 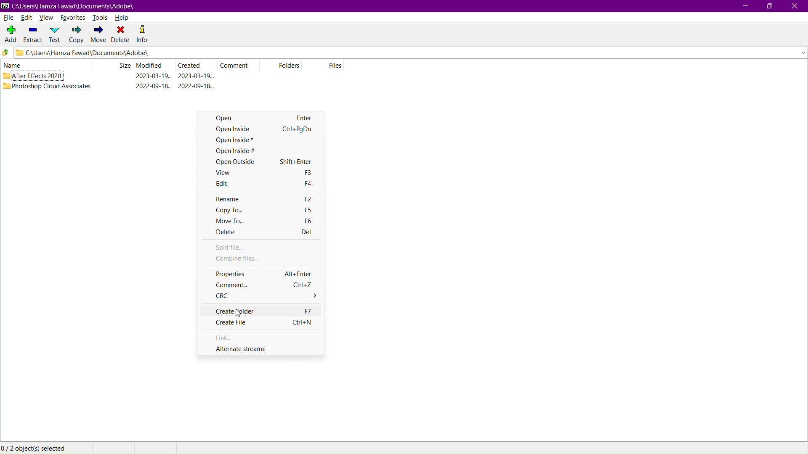 What do you see at coordinates (260, 336) in the screenshot?
I see `Link` at bounding box center [260, 336].